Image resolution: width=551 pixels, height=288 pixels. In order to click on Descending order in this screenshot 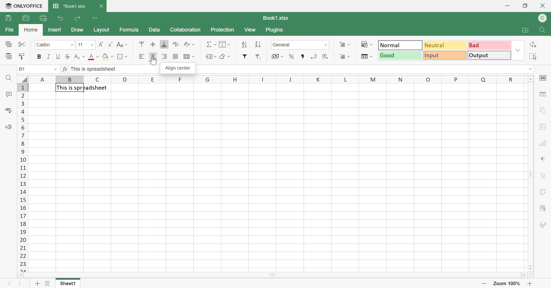, I will do `click(257, 44)`.